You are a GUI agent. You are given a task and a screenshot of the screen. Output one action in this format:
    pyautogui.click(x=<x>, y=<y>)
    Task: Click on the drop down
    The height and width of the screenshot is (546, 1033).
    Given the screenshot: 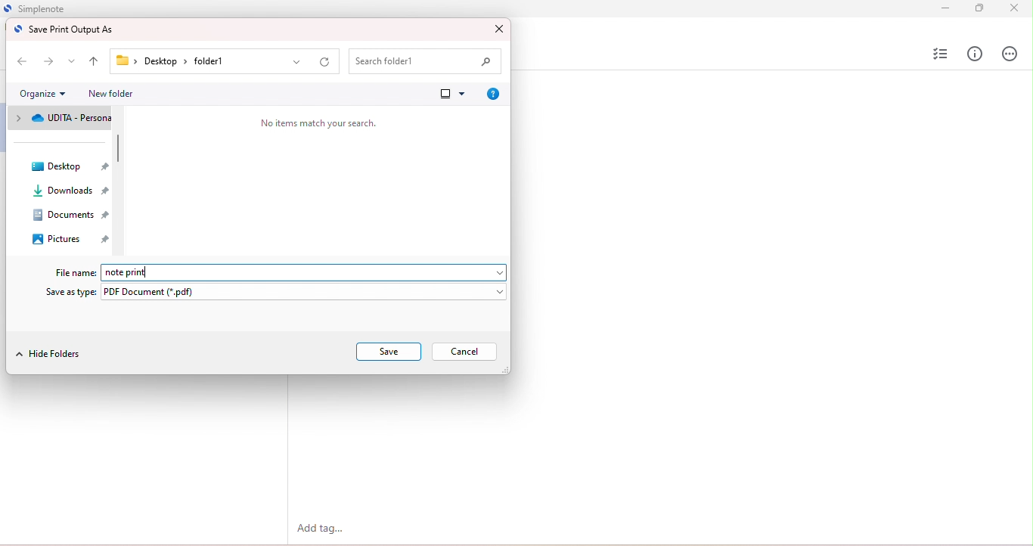 What is the action you would take?
    pyautogui.click(x=73, y=61)
    